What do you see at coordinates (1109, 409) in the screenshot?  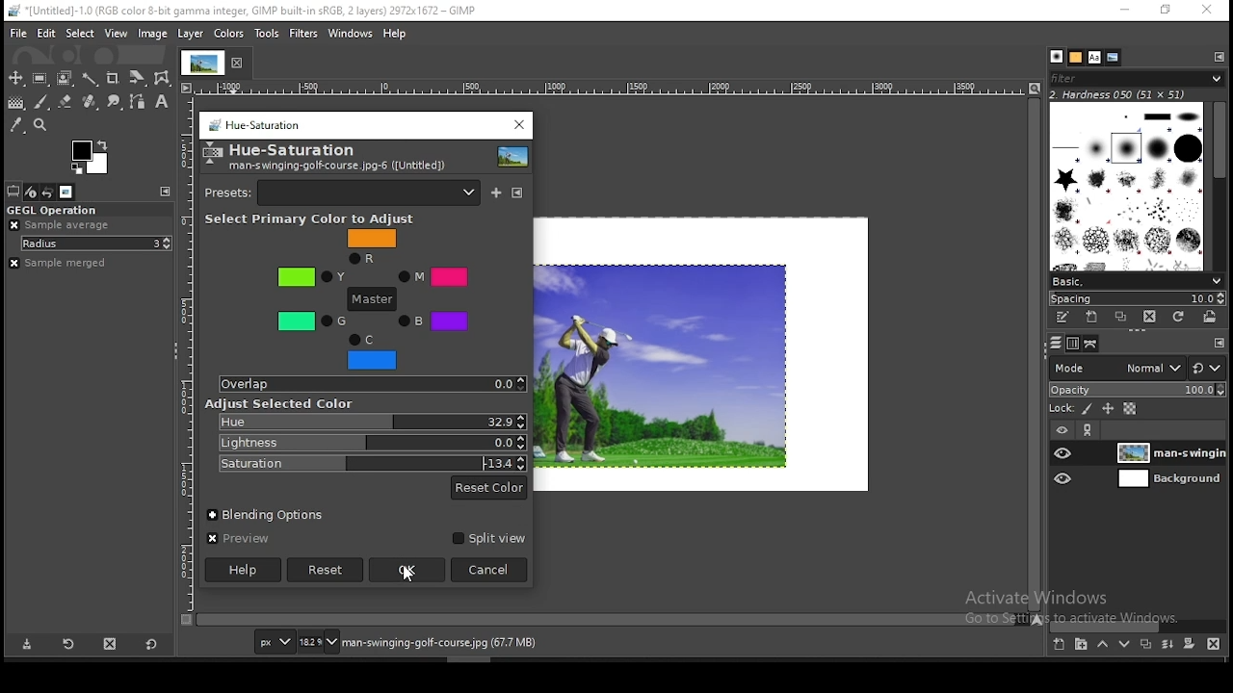 I see `lock size and position` at bounding box center [1109, 409].